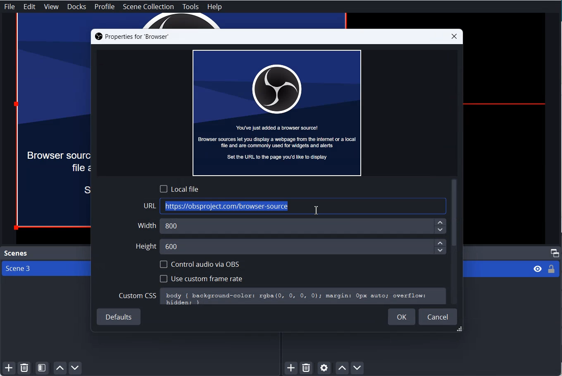  Describe the element at coordinates (119, 317) in the screenshot. I see `Defaults` at that location.